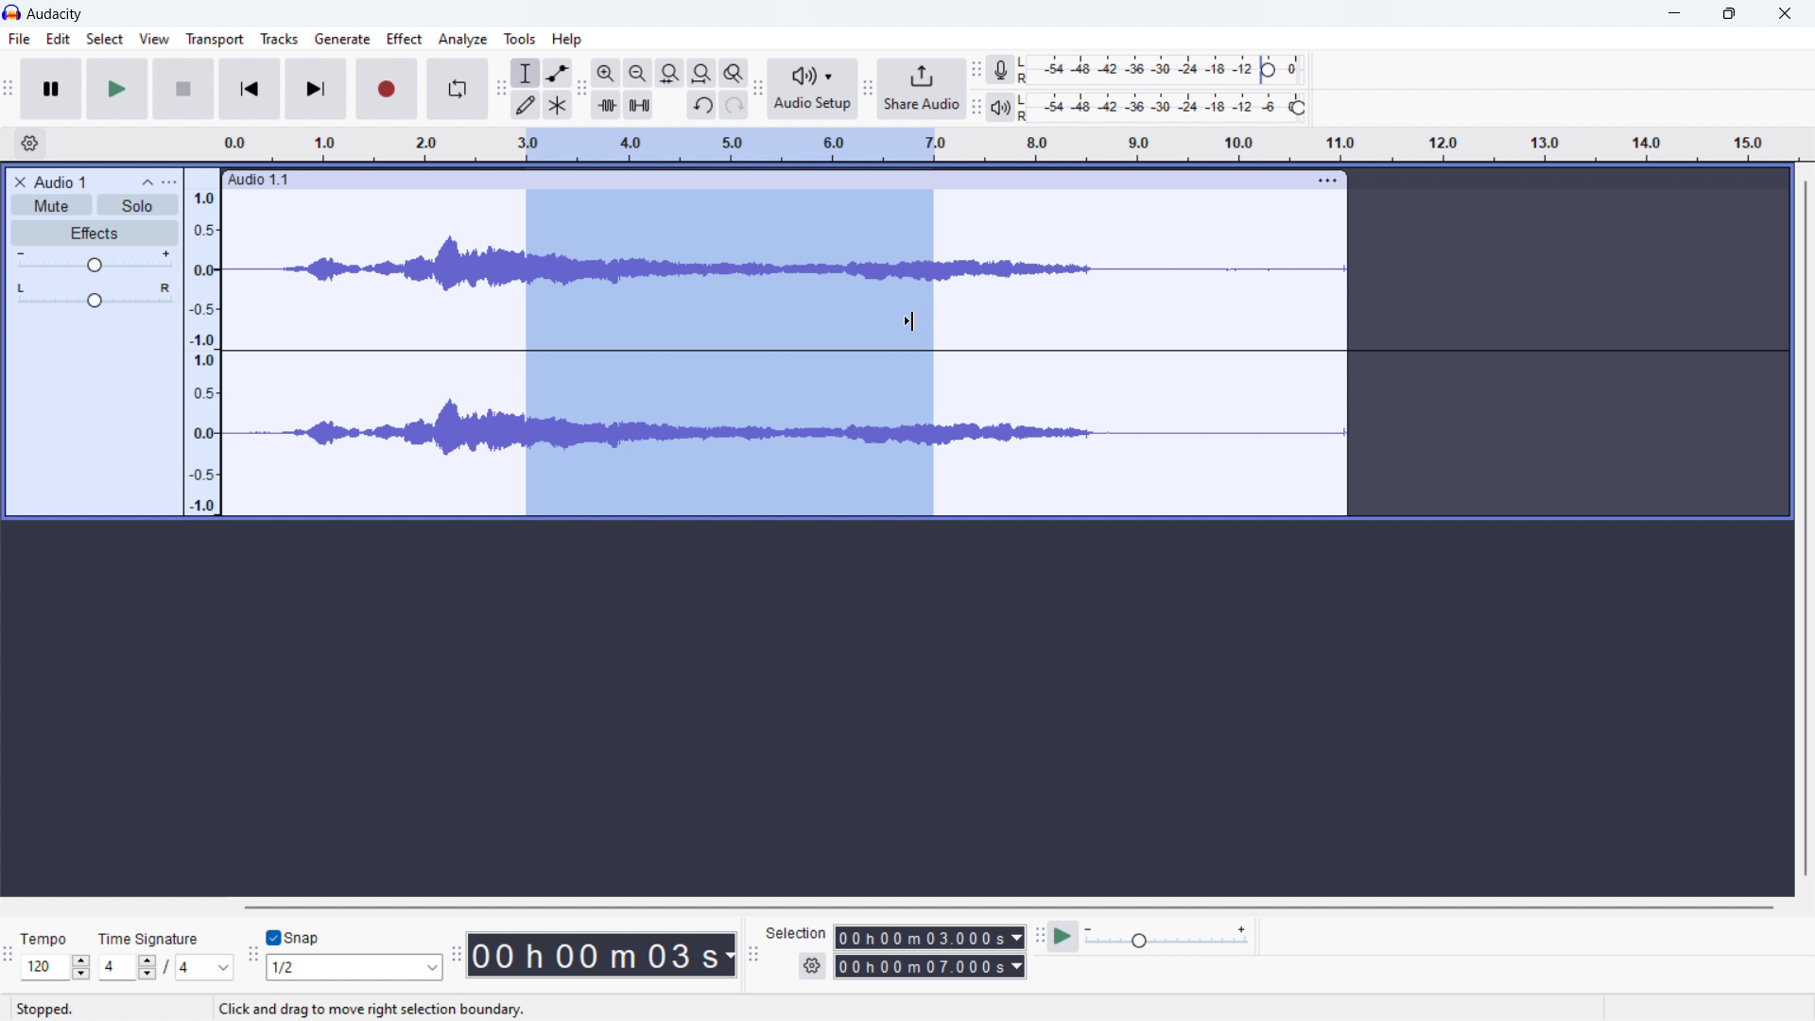  Describe the element at coordinates (581, 90) in the screenshot. I see `edit toolbar` at that location.